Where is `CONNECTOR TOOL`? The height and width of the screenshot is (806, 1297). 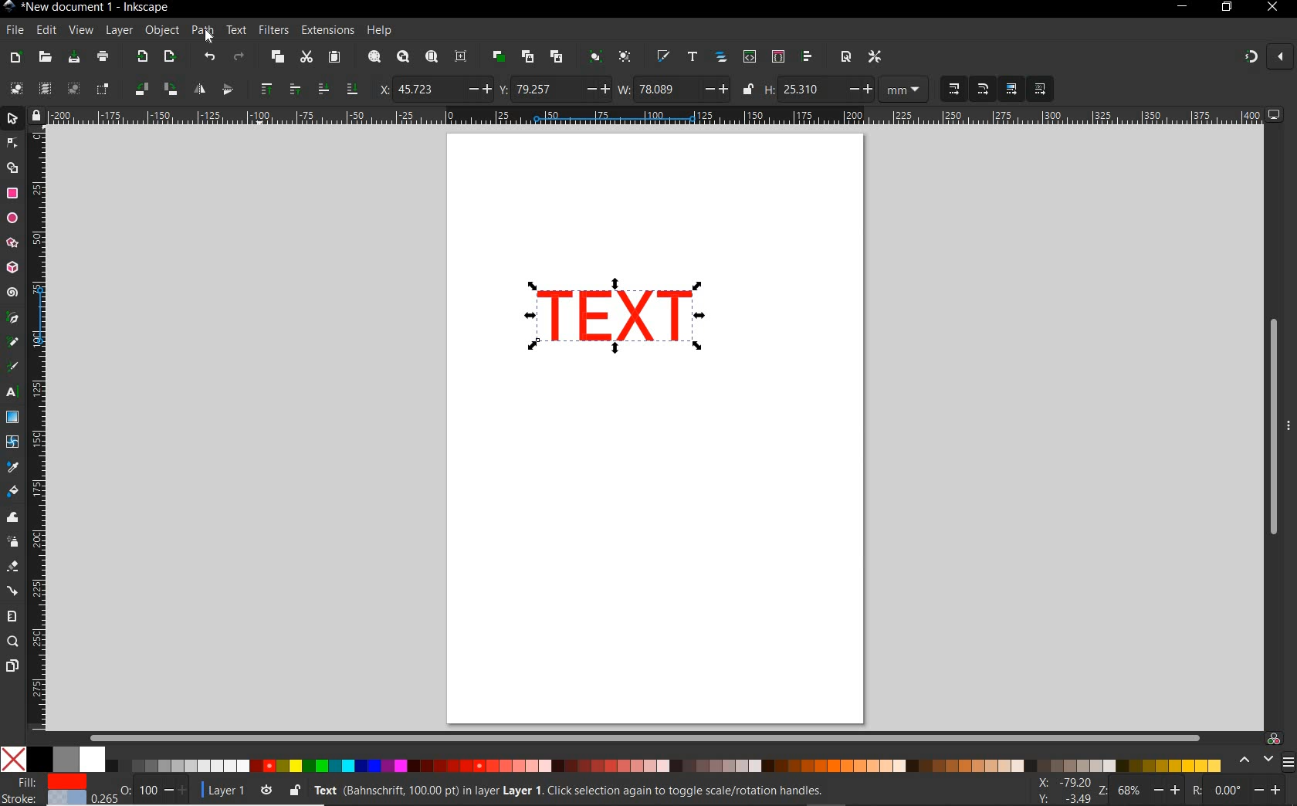
CONNECTOR TOOL is located at coordinates (13, 591).